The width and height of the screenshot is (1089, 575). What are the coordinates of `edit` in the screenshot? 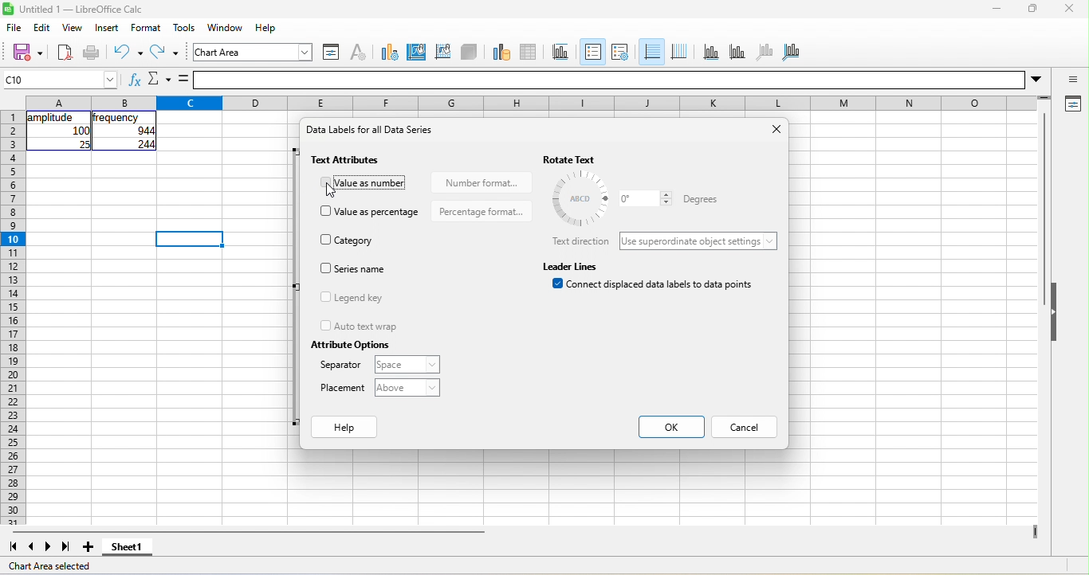 It's located at (45, 27).